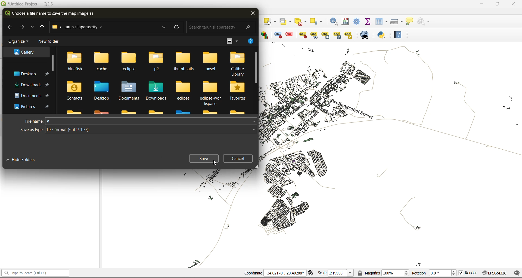 The height and width of the screenshot is (278, 522). Describe the element at coordinates (19, 41) in the screenshot. I see `organize` at that location.